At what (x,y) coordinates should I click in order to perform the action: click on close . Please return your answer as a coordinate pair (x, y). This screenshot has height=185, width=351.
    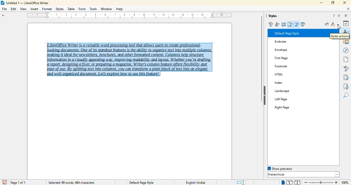
    Looking at the image, I should click on (345, 3).